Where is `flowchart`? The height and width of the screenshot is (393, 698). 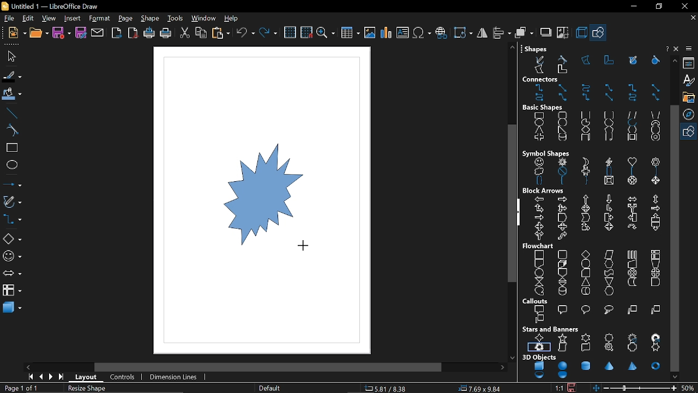 flowchart is located at coordinates (12, 290).